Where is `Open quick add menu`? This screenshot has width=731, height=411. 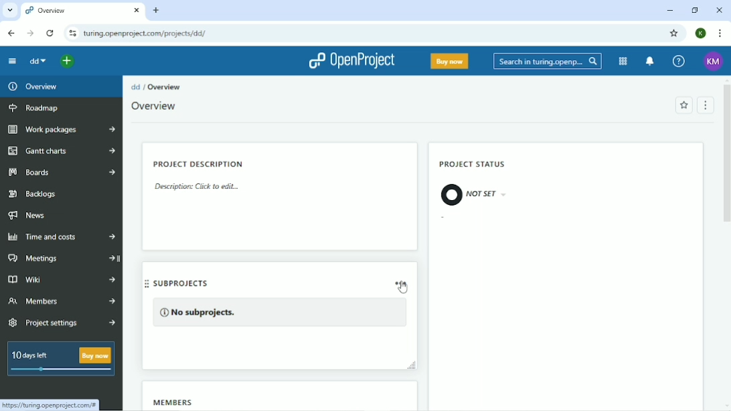 Open quick add menu is located at coordinates (68, 61).